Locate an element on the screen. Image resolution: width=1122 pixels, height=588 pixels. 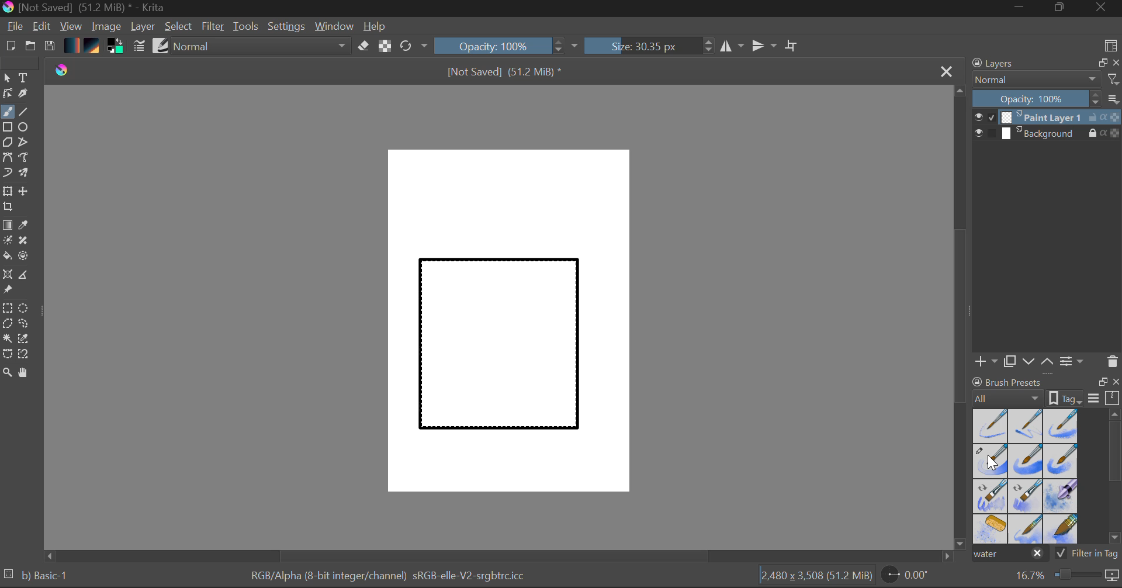
Close is located at coordinates (1102, 8).